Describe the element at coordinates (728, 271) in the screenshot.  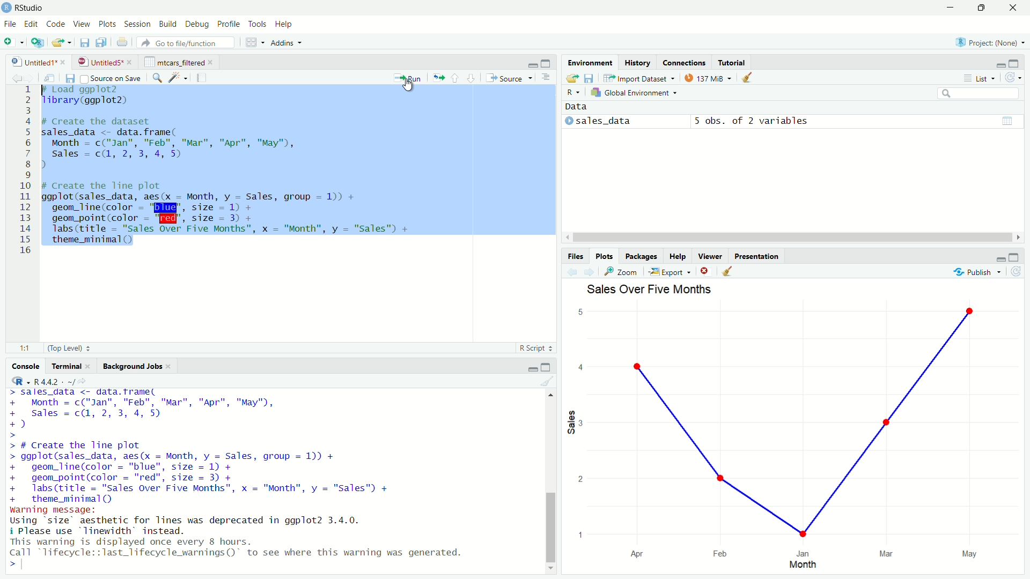
I see `clear all plots` at that location.